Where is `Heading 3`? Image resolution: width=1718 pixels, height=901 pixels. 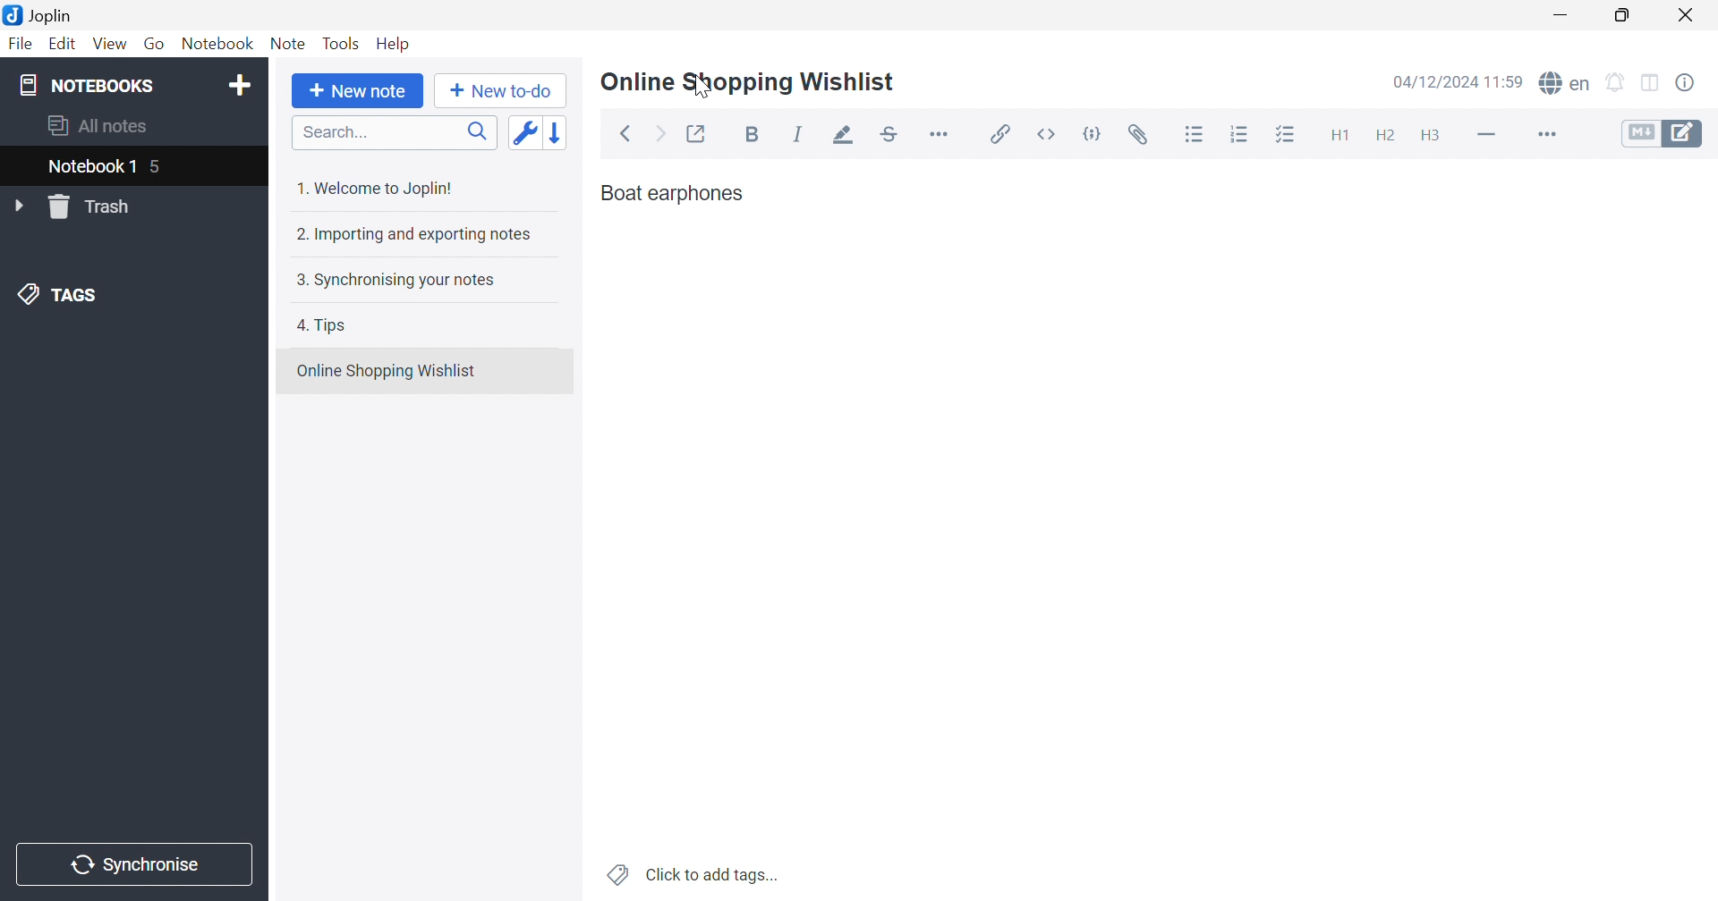 Heading 3 is located at coordinates (1432, 138).